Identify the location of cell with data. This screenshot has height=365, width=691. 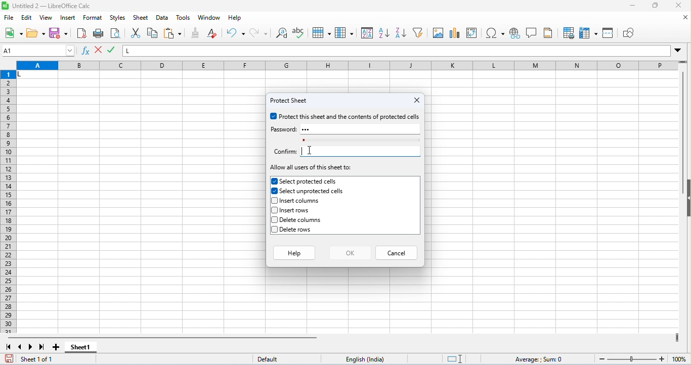
(37, 75).